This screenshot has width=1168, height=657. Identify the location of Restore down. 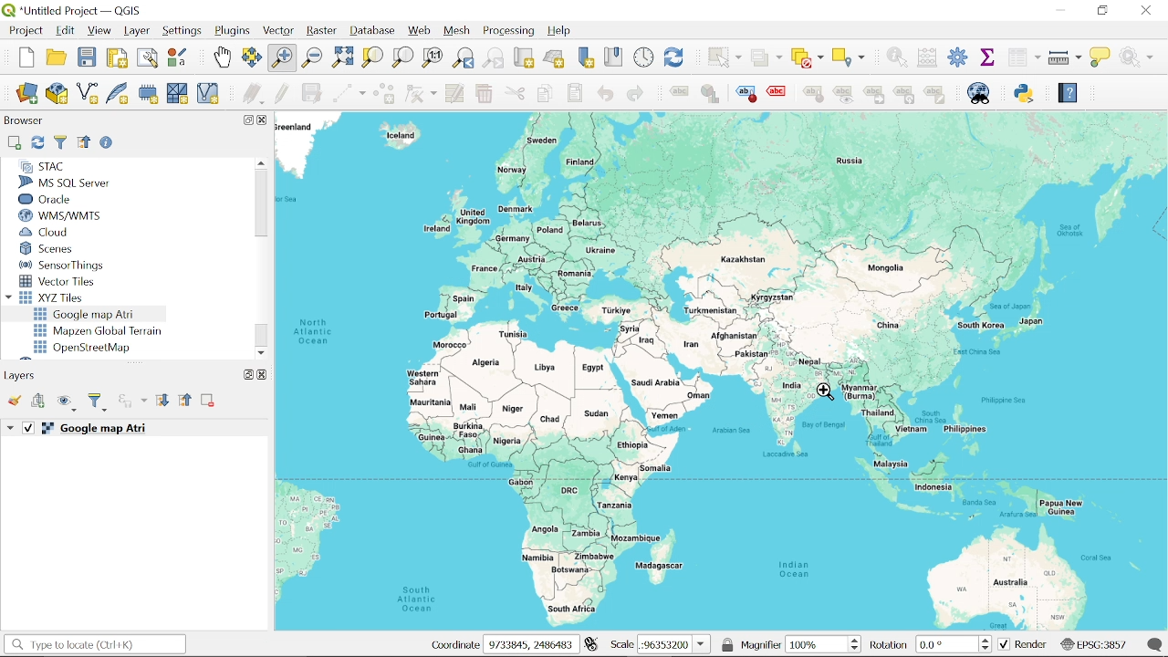
(245, 120).